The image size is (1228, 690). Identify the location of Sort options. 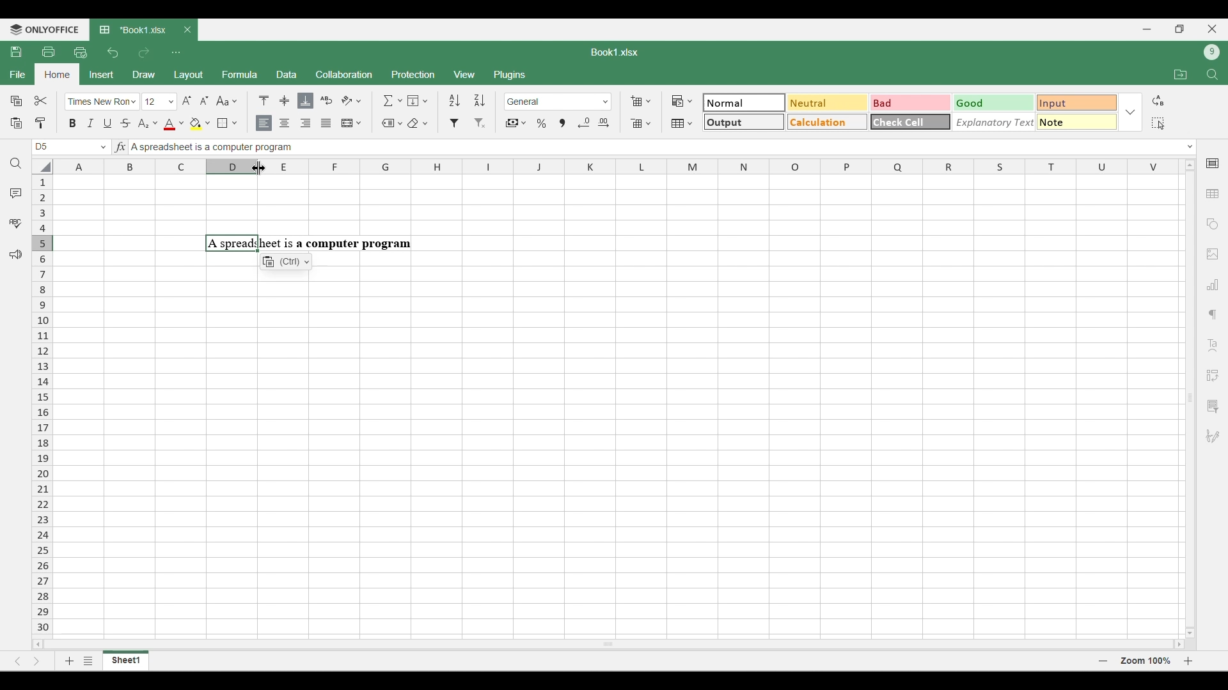
(468, 100).